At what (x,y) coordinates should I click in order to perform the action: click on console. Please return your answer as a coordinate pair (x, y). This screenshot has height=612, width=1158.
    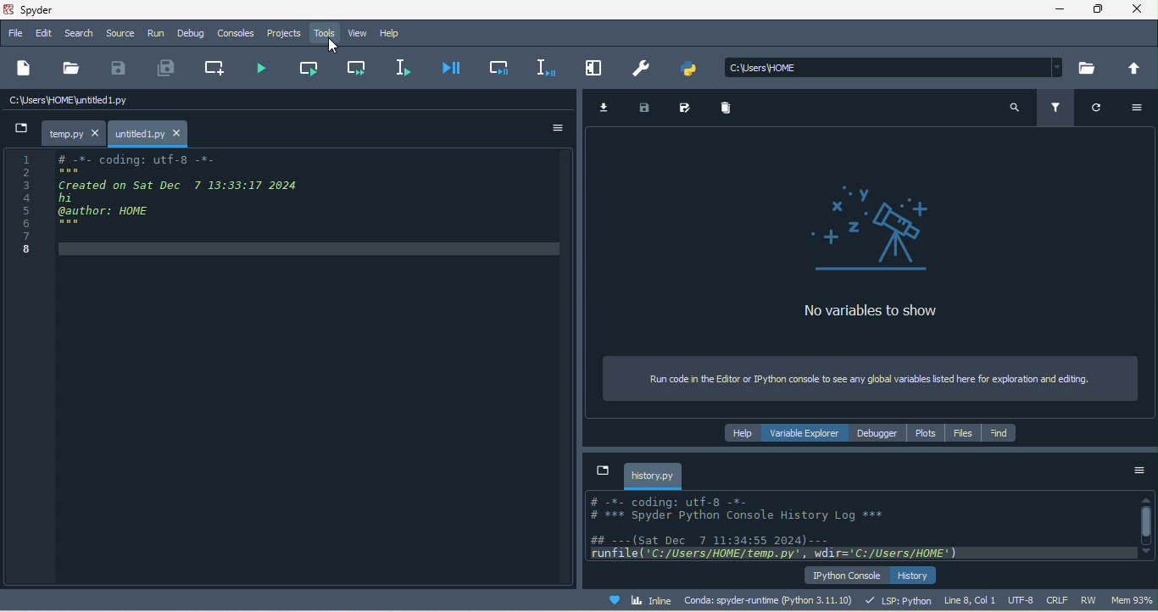
    Looking at the image, I should click on (237, 33).